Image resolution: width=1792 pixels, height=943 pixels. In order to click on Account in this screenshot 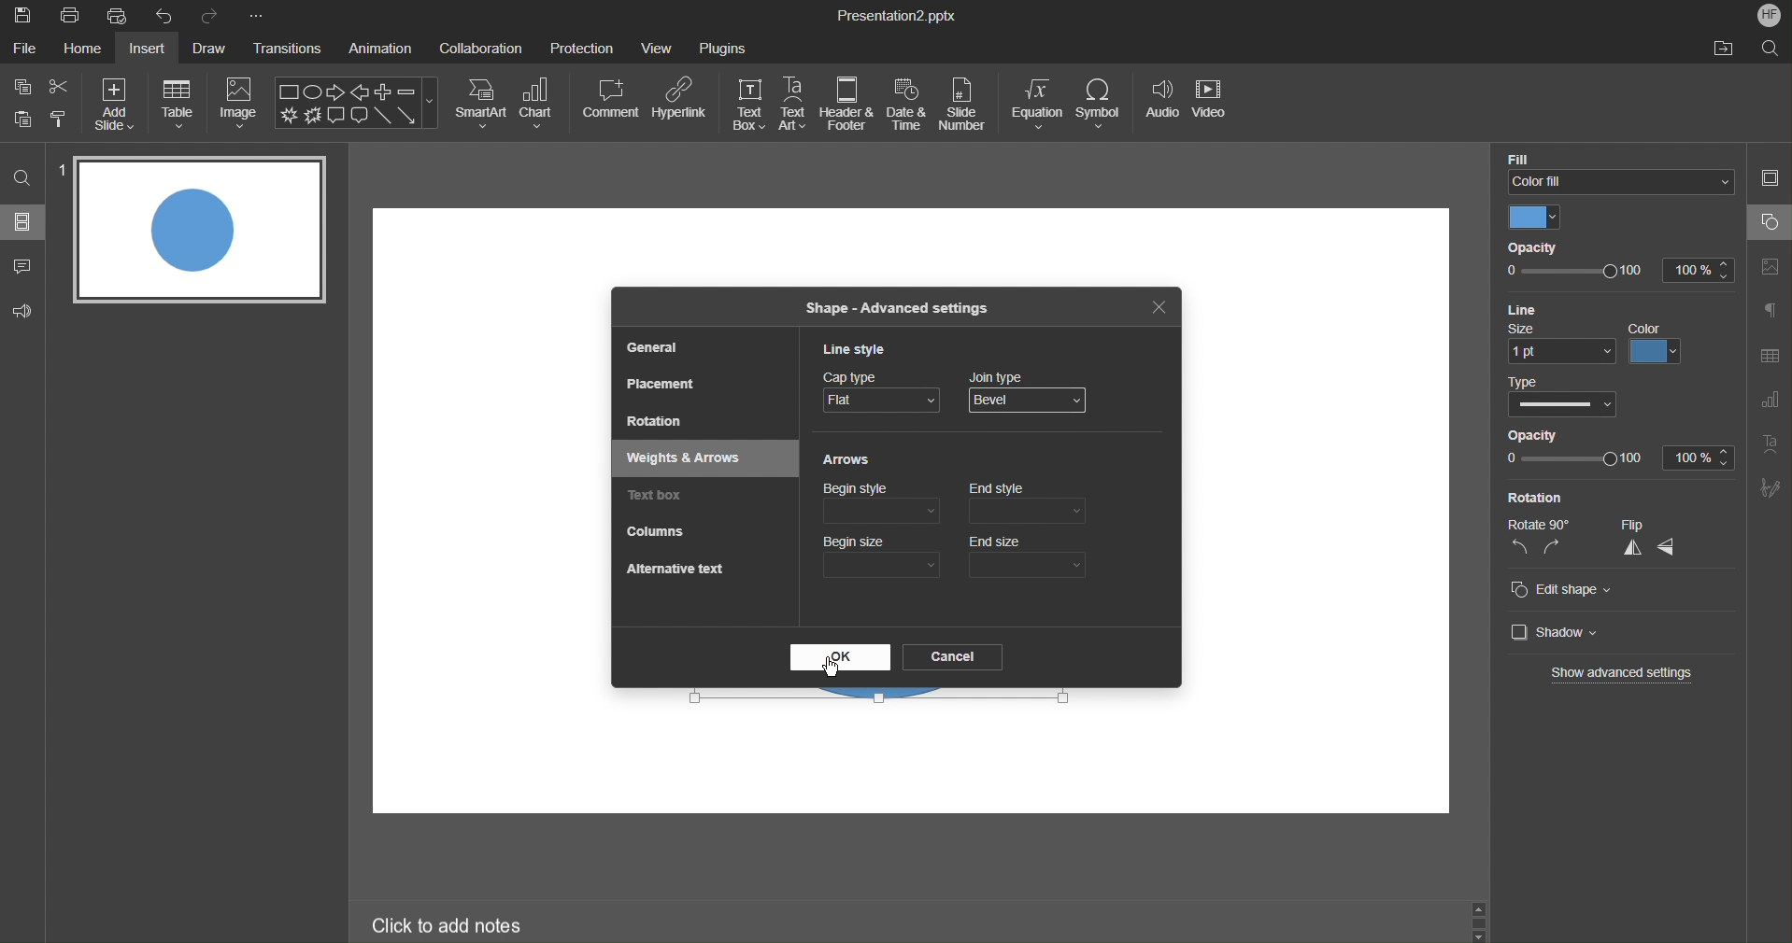, I will do `click(1766, 14)`.